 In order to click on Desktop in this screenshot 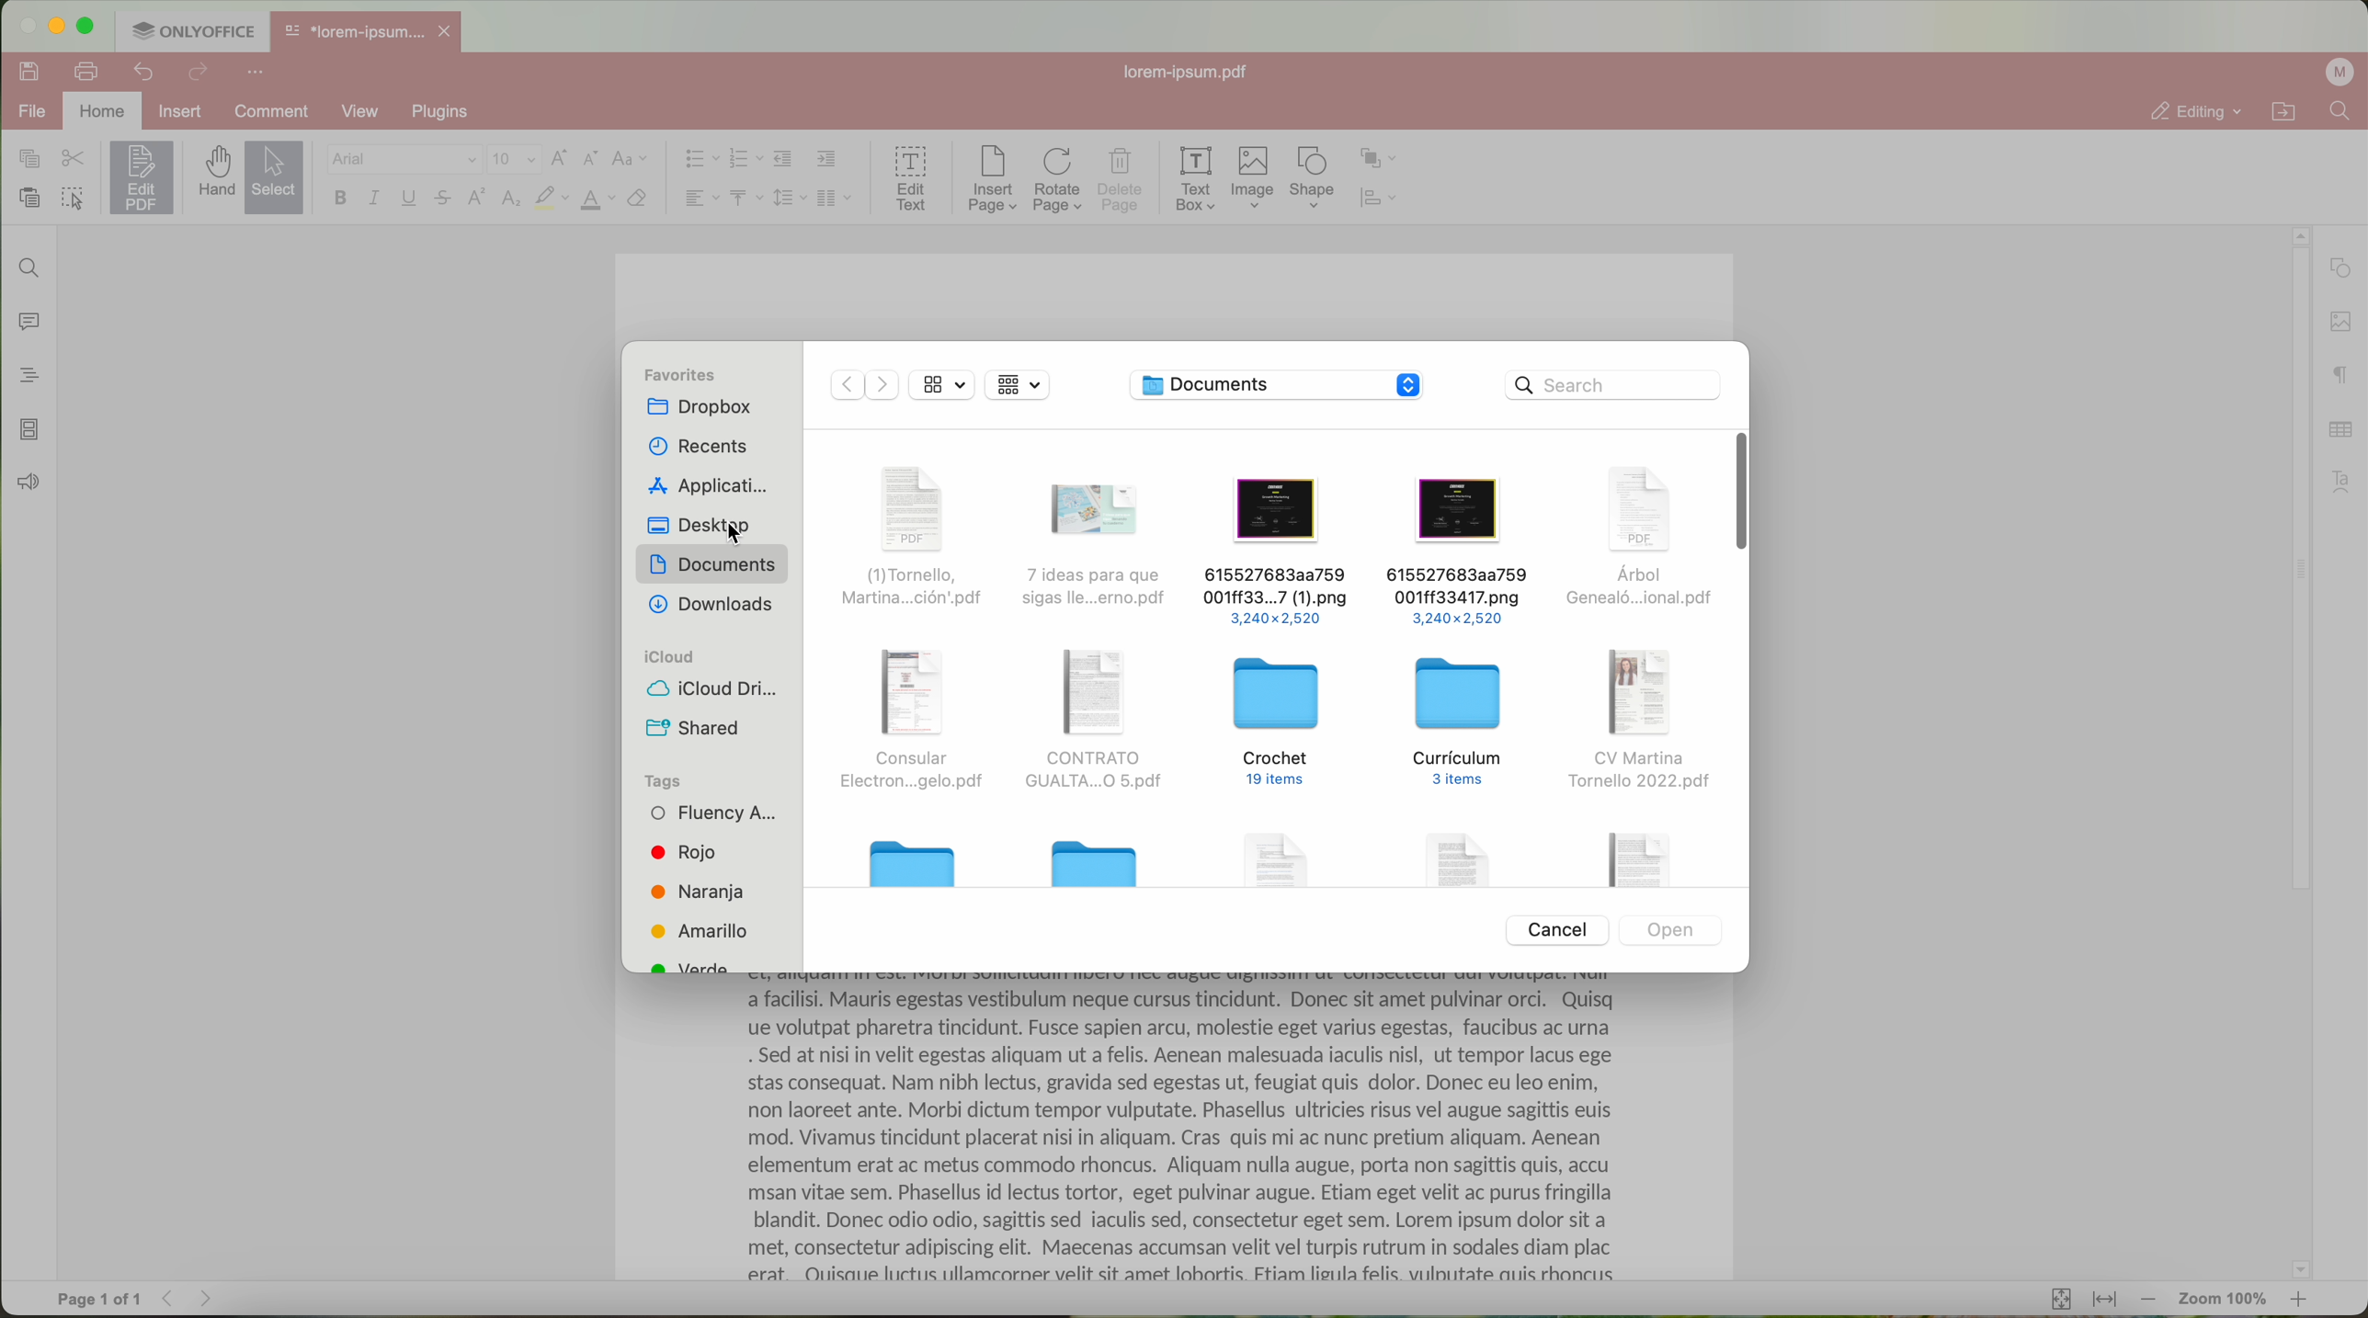, I will do `click(704, 526)`.